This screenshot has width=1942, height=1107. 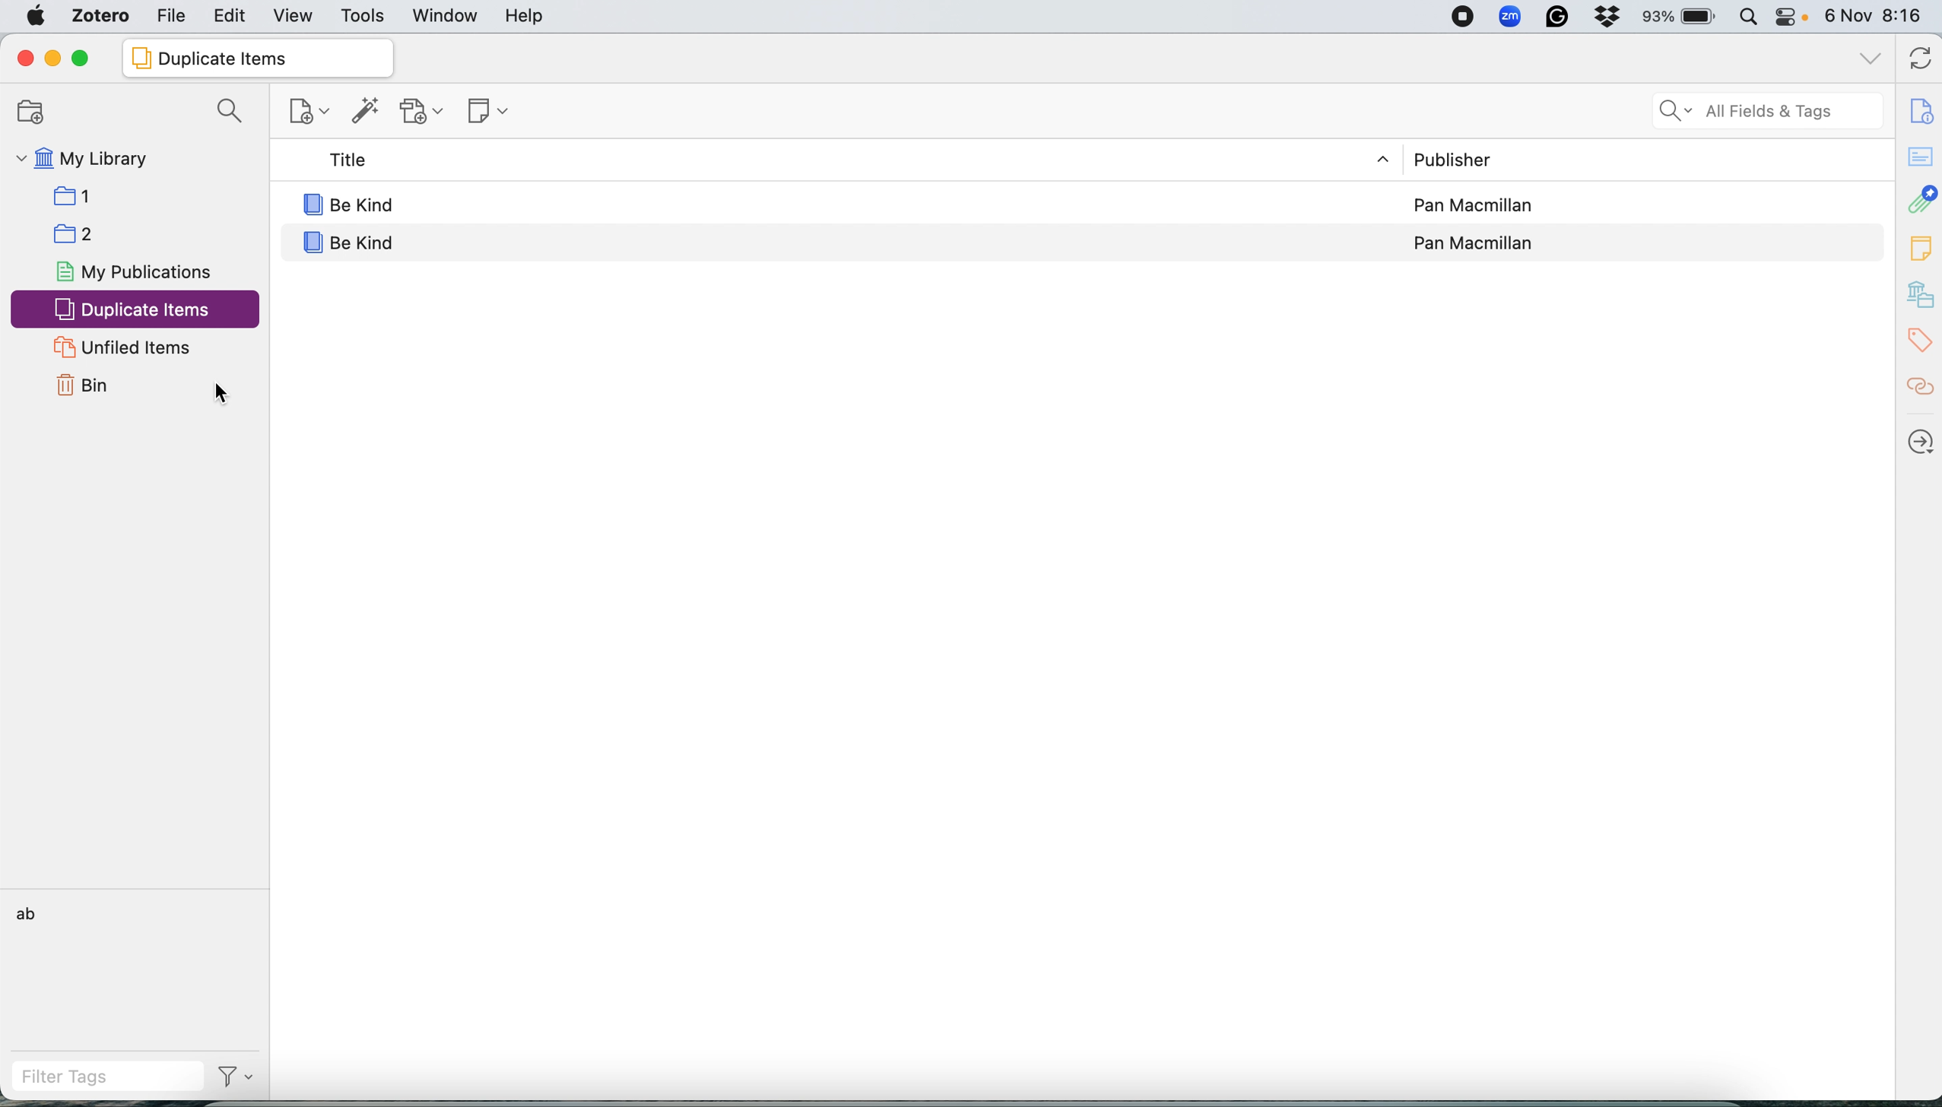 I want to click on File 2, so click(x=146, y=233).